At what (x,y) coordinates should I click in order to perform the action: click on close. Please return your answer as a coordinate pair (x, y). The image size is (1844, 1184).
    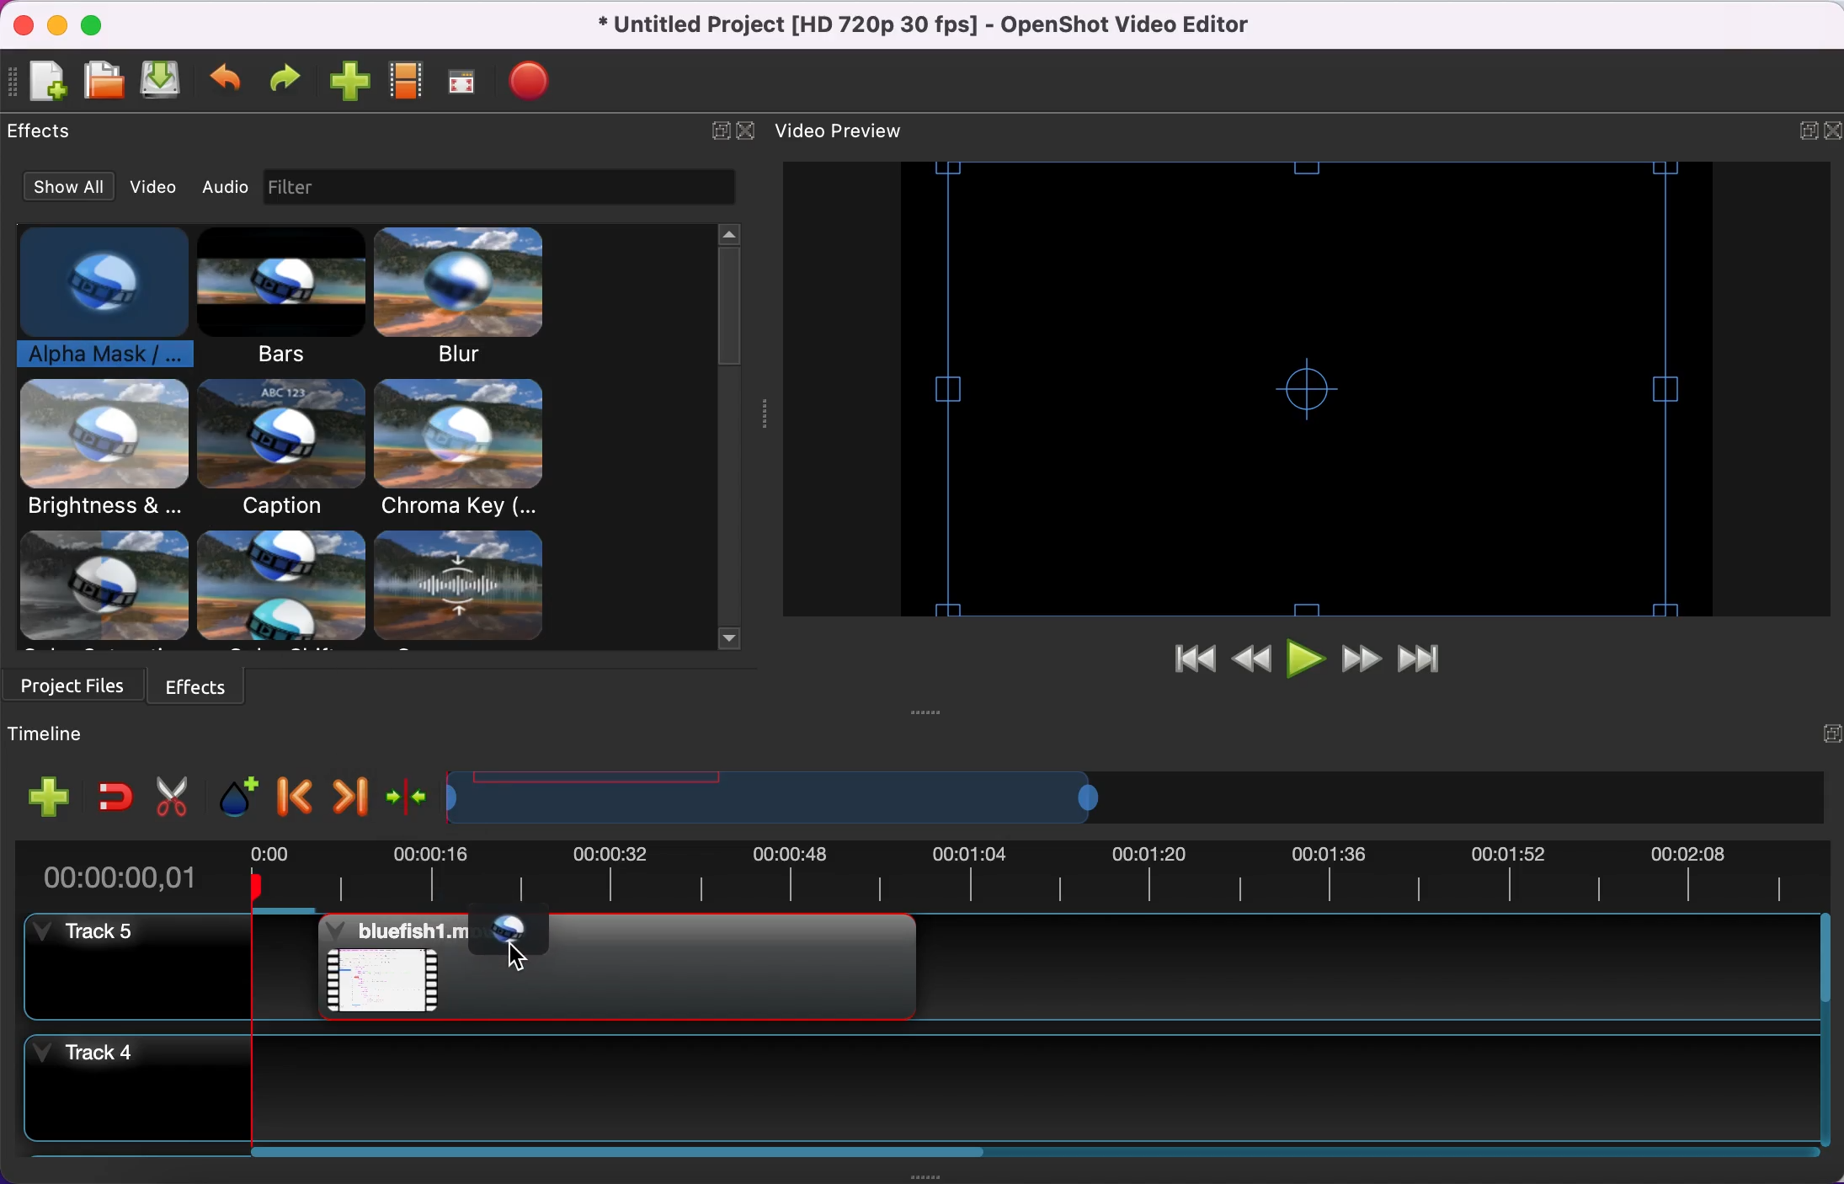
    Looking at the image, I should click on (1832, 136).